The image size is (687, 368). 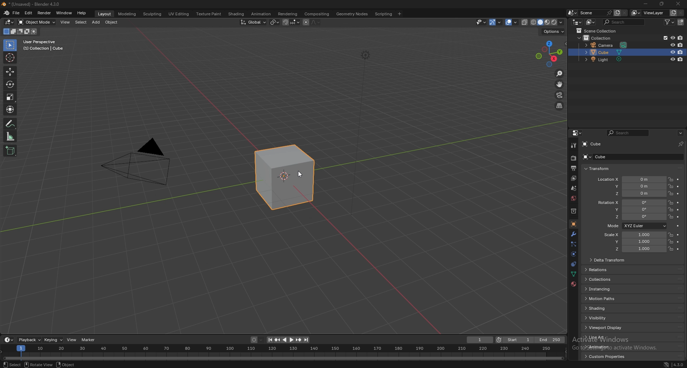 What do you see at coordinates (11, 364) in the screenshot?
I see `select` at bounding box center [11, 364].